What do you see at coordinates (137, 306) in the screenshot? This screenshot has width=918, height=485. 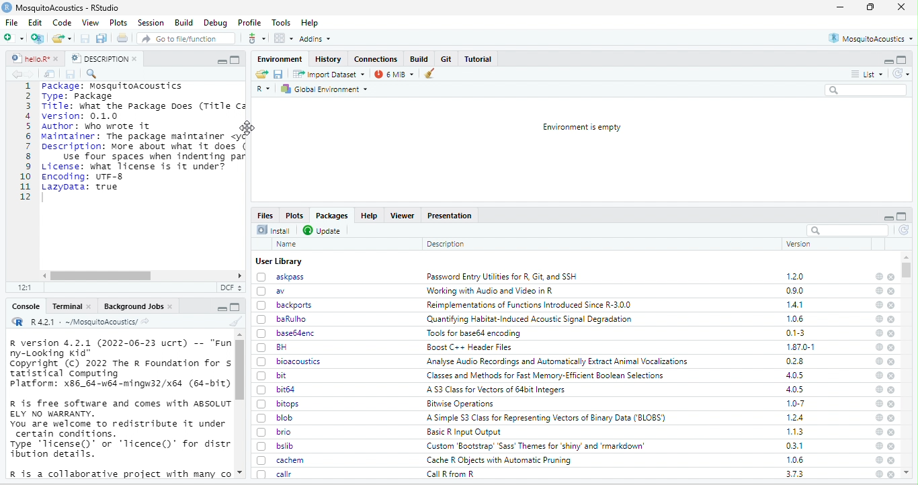 I see `Background Jobs` at bounding box center [137, 306].